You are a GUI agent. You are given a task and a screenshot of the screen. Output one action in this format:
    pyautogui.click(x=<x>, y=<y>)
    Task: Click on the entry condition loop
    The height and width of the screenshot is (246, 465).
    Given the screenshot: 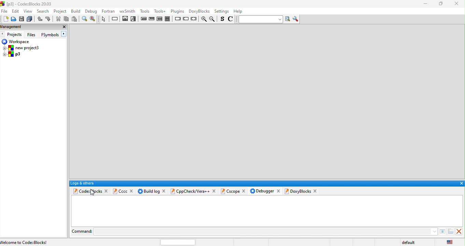 What is the action you would take?
    pyautogui.click(x=143, y=18)
    